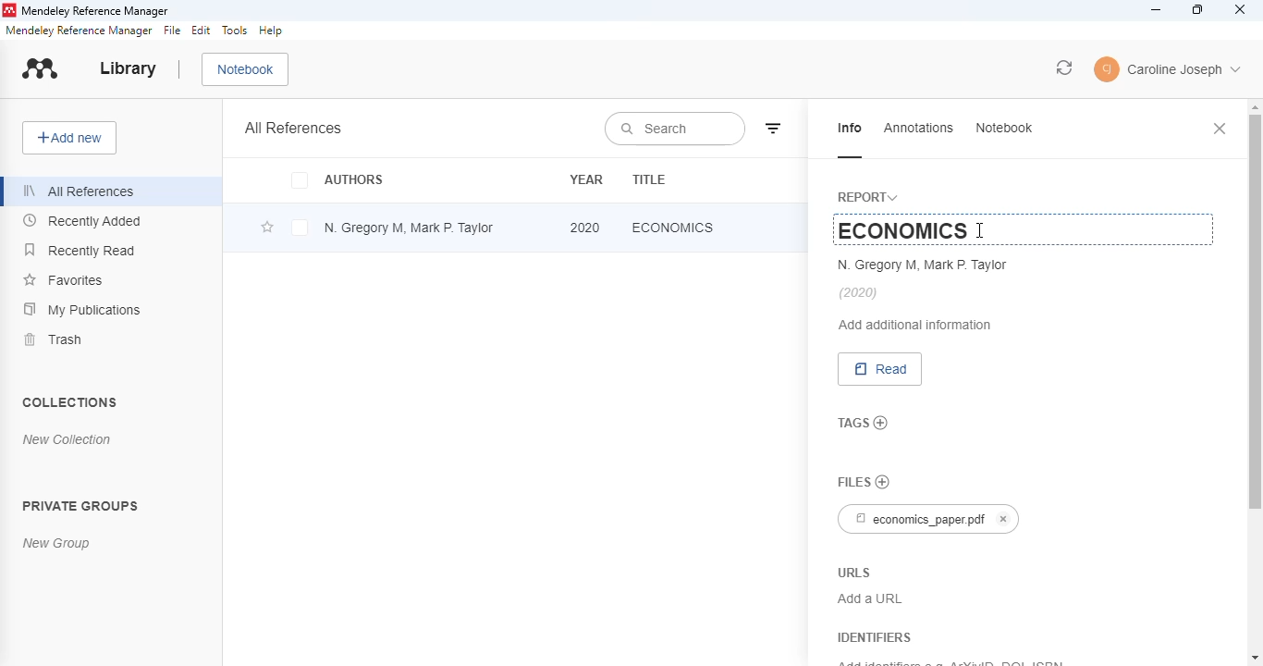 The width and height of the screenshot is (1263, 666). Describe the element at coordinates (1005, 519) in the screenshot. I see `cancel` at that location.